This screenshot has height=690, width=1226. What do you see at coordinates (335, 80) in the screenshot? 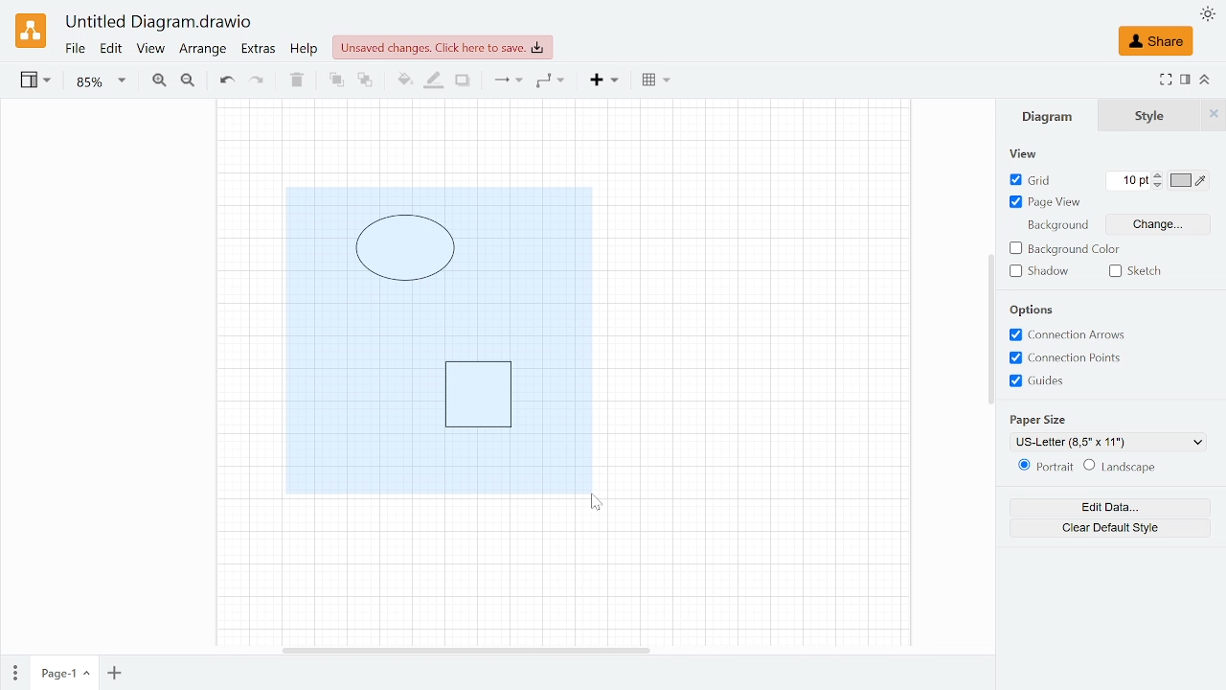
I see `TO front` at bounding box center [335, 80].